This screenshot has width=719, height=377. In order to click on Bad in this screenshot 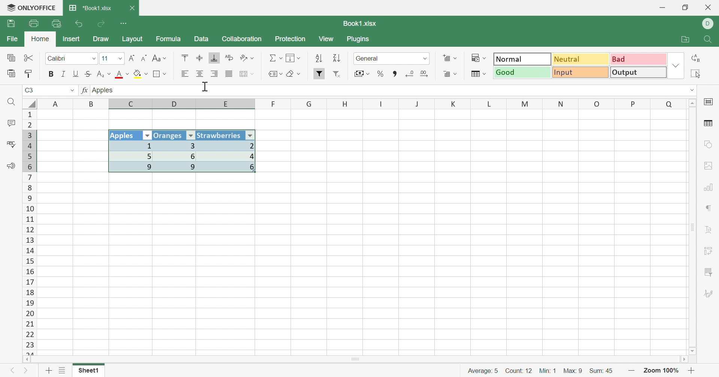, I will do `click(637, 59)`.